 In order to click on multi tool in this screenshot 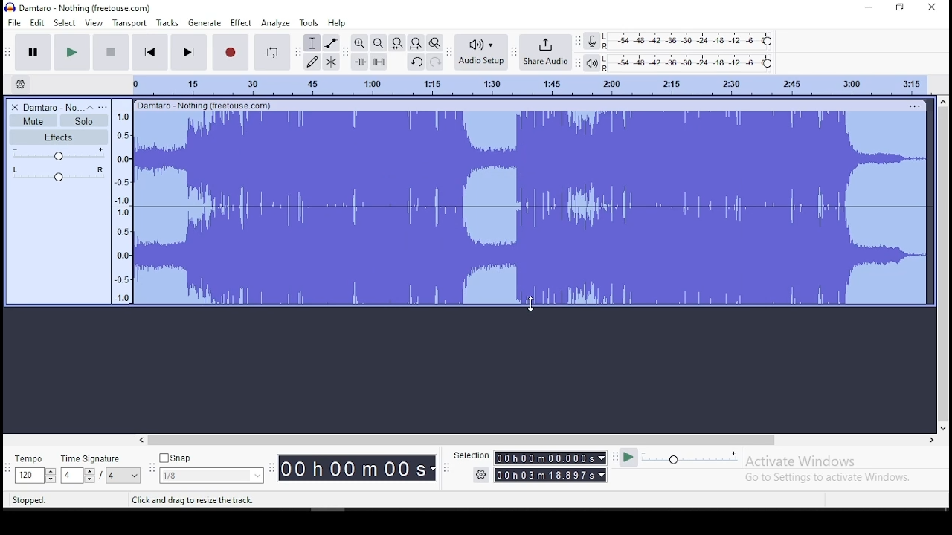, I will do `click(330, 62)`.